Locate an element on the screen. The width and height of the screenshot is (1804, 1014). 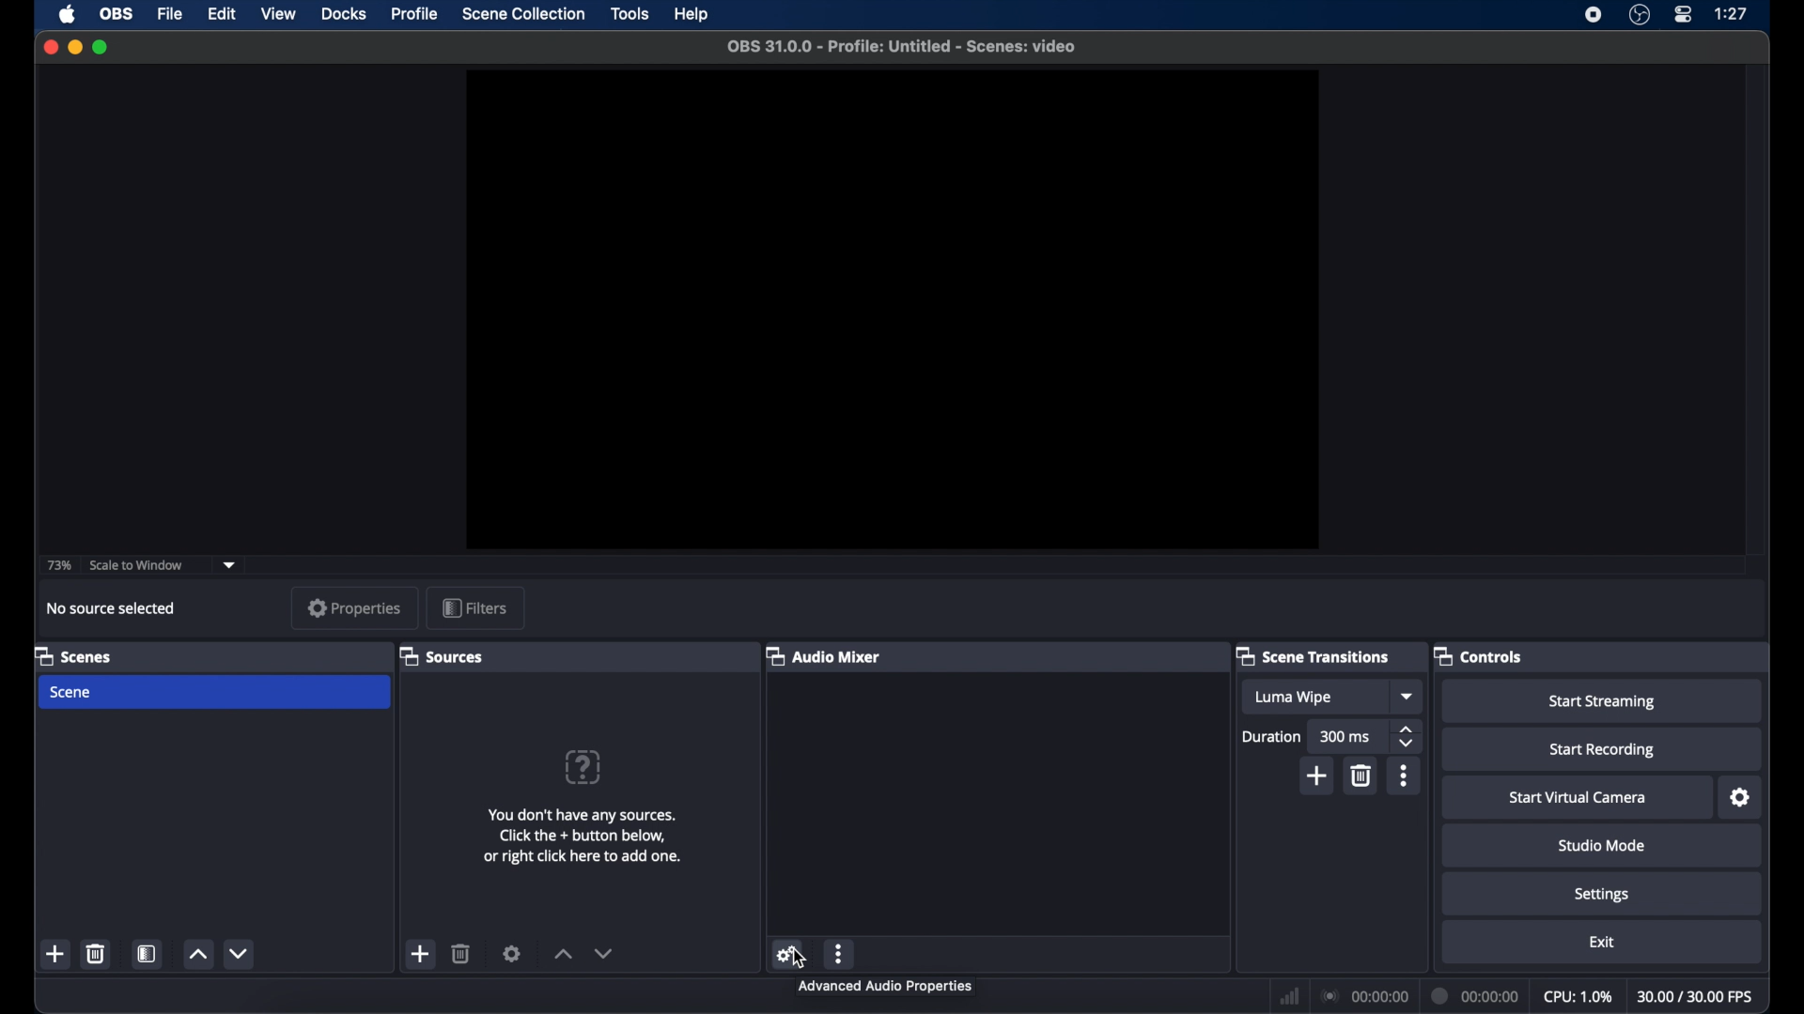
scene collection is located at coordinates (524, 14).